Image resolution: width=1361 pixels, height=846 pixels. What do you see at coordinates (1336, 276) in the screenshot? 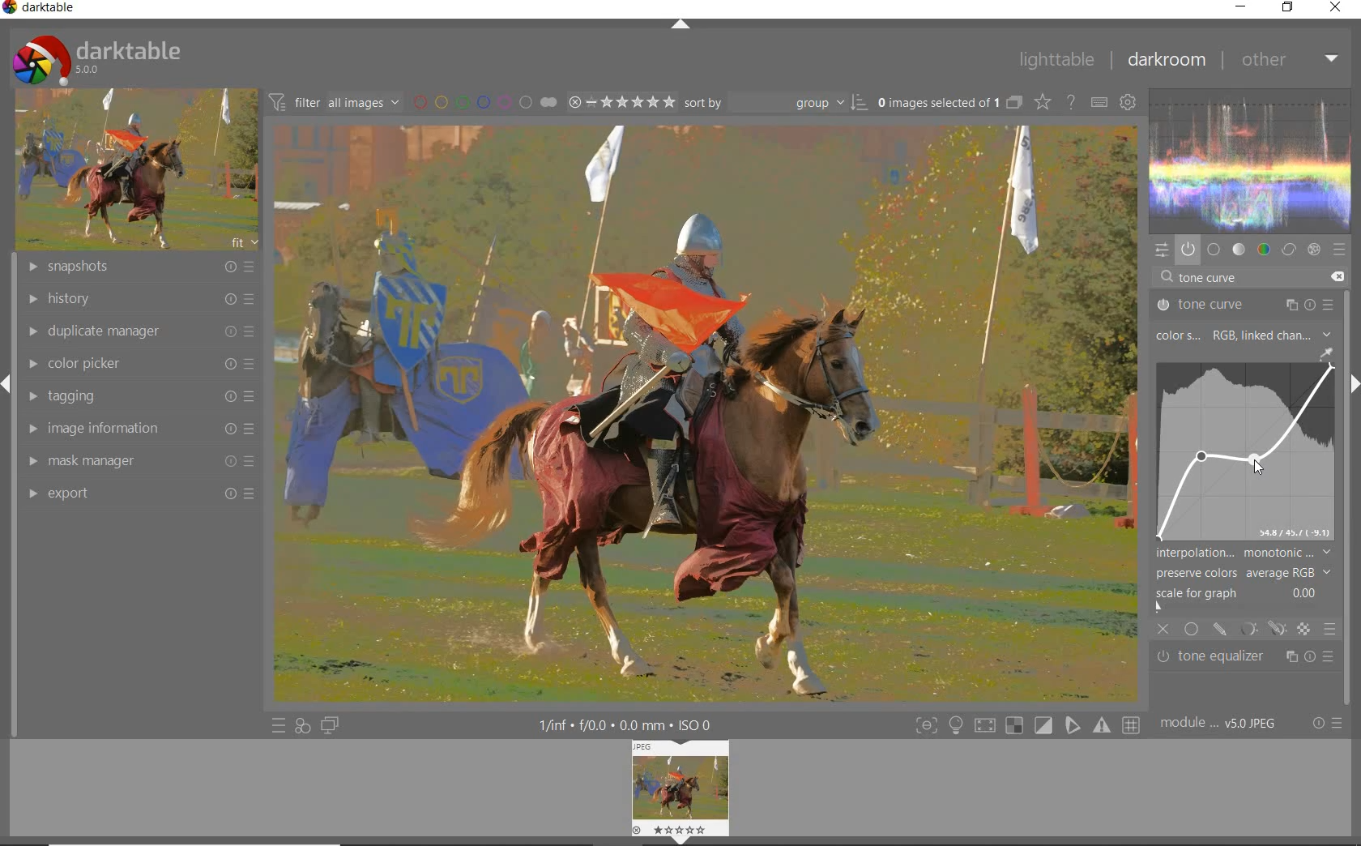
I see `delete` at bounding box center [1336, 276].